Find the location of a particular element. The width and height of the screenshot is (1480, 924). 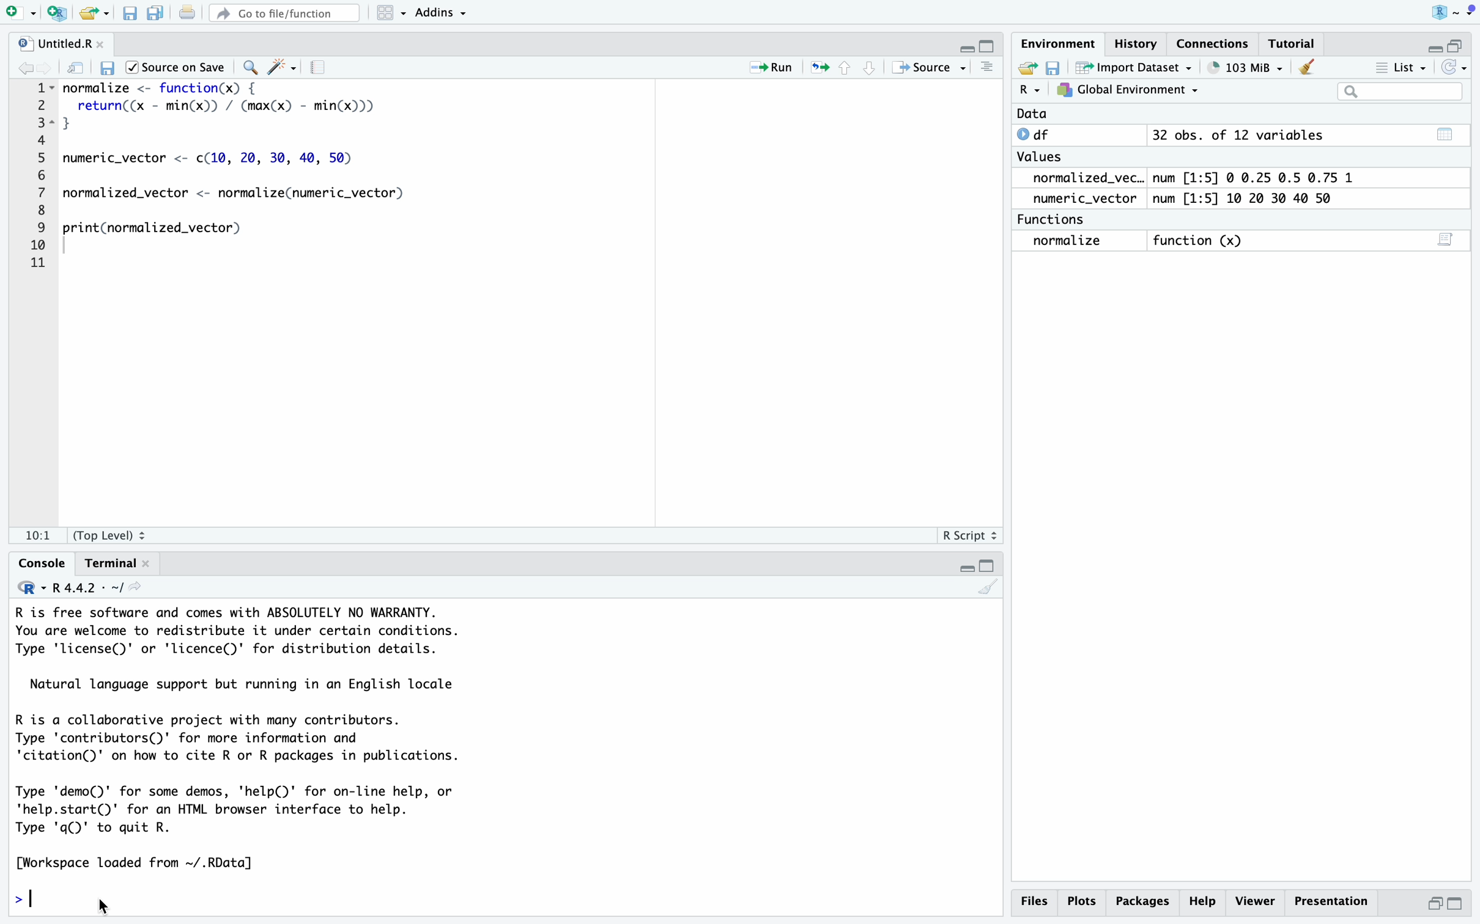

Go back to the previous source location (Ctrl + F9) is located at coordinates (26, 66).